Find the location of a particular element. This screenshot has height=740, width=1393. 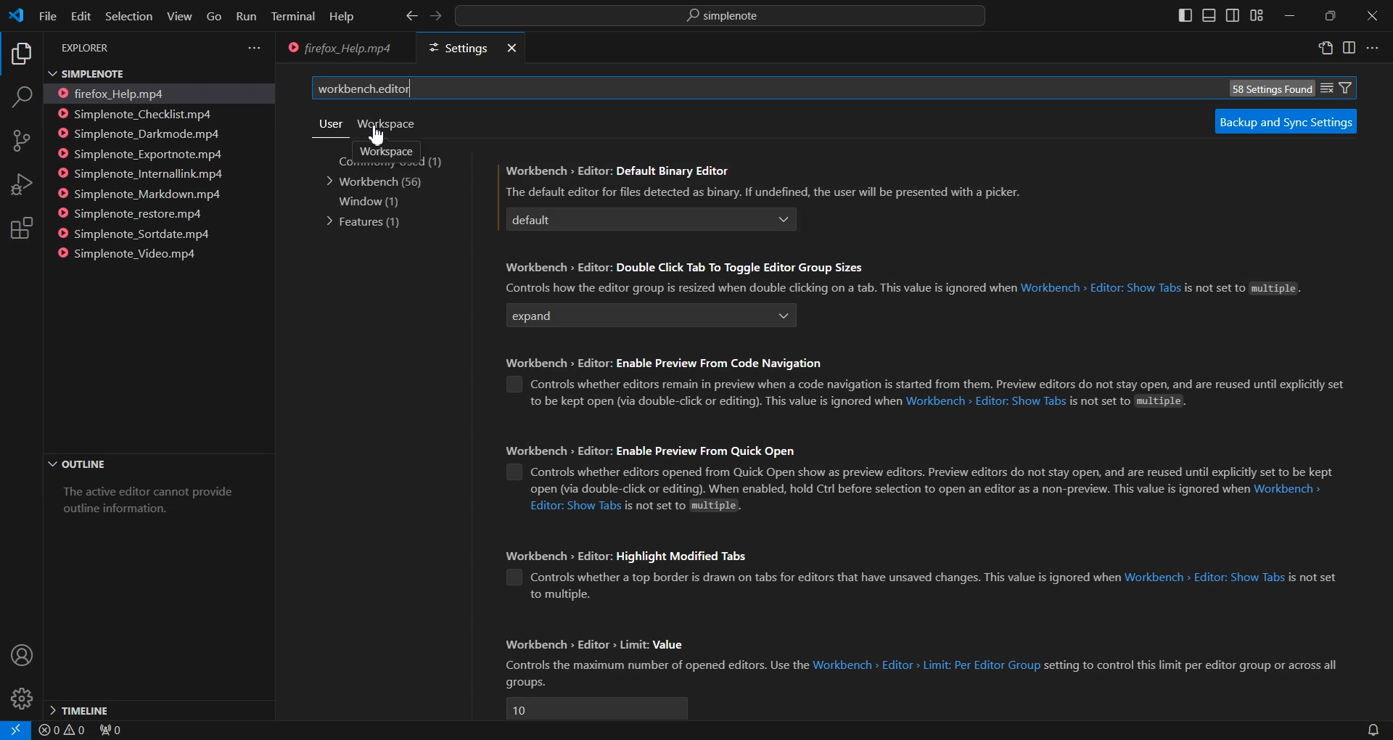

cursor is located at coordinates (377, 136).